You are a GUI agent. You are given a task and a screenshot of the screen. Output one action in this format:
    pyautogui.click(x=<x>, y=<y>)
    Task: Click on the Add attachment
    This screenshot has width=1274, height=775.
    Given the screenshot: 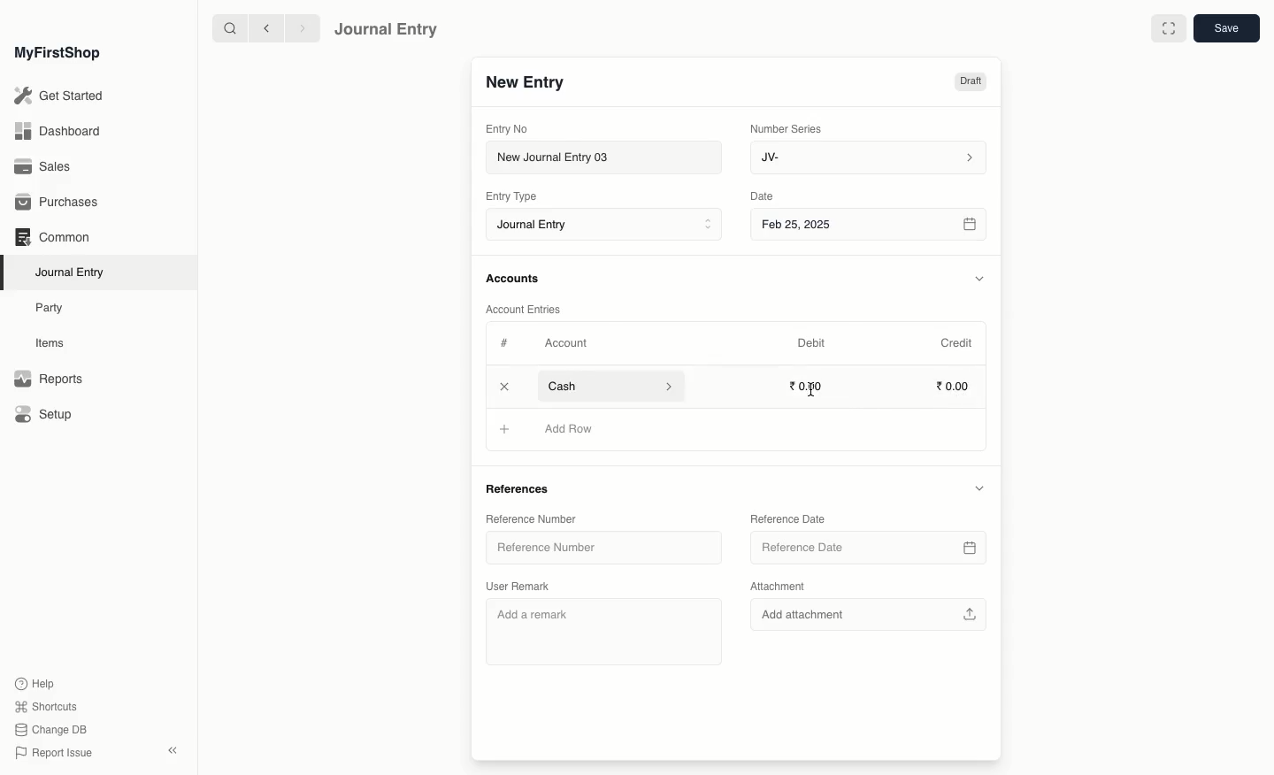 What is the action you would take?
    pyautogui.click(x=871, y=614)
    